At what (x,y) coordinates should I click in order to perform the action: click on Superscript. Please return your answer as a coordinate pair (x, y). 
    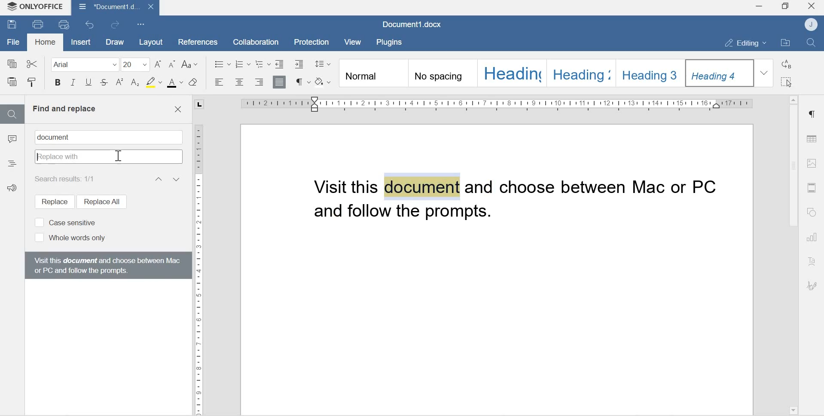
    Looking at the image, I should click on (120, 83).